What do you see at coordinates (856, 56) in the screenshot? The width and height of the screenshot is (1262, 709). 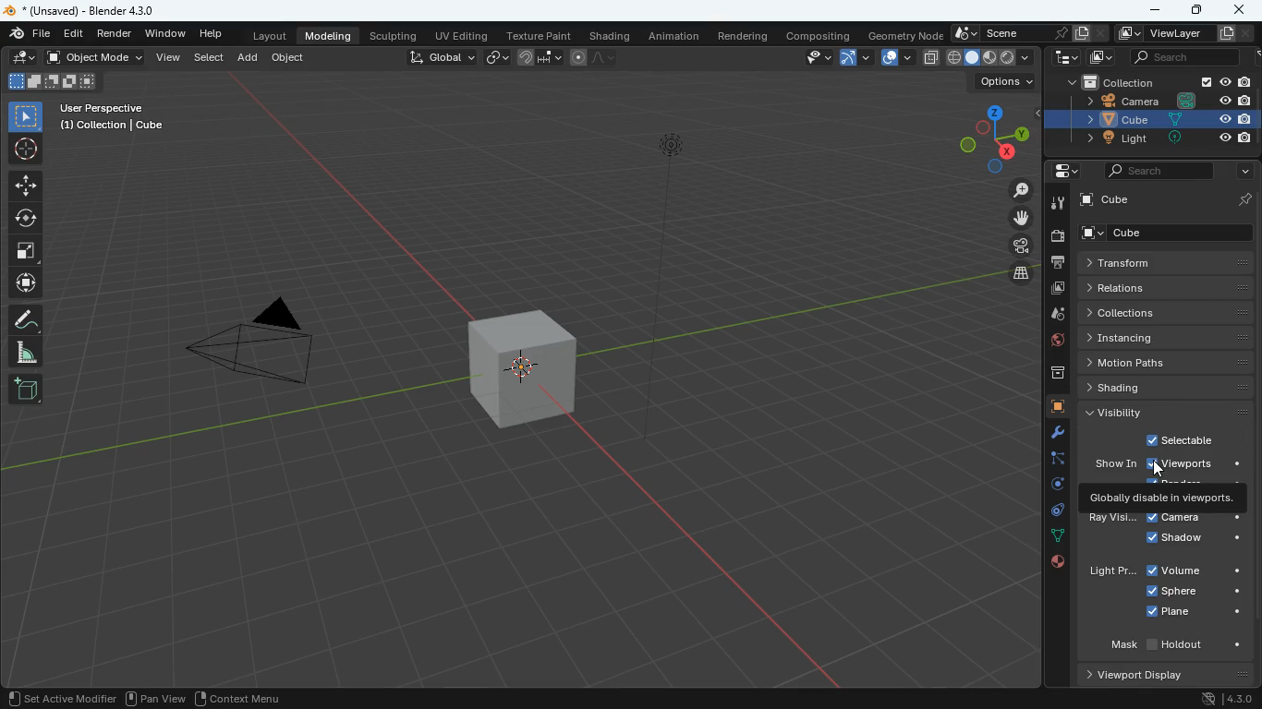 I see `arc` at bounding box center [856, 56].